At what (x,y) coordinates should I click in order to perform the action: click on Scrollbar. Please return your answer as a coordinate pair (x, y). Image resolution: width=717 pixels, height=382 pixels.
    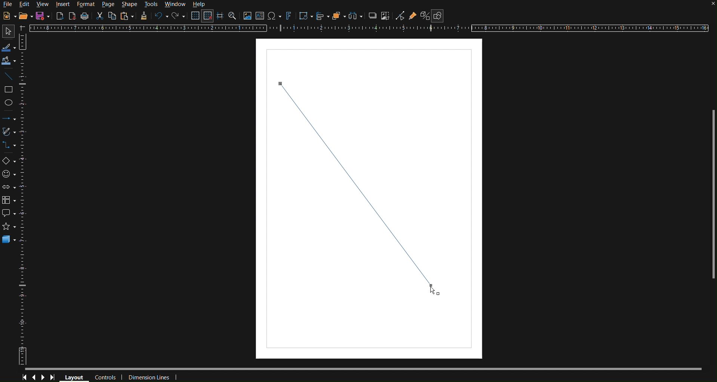
    Looking at the image, I should click on (363, 369).